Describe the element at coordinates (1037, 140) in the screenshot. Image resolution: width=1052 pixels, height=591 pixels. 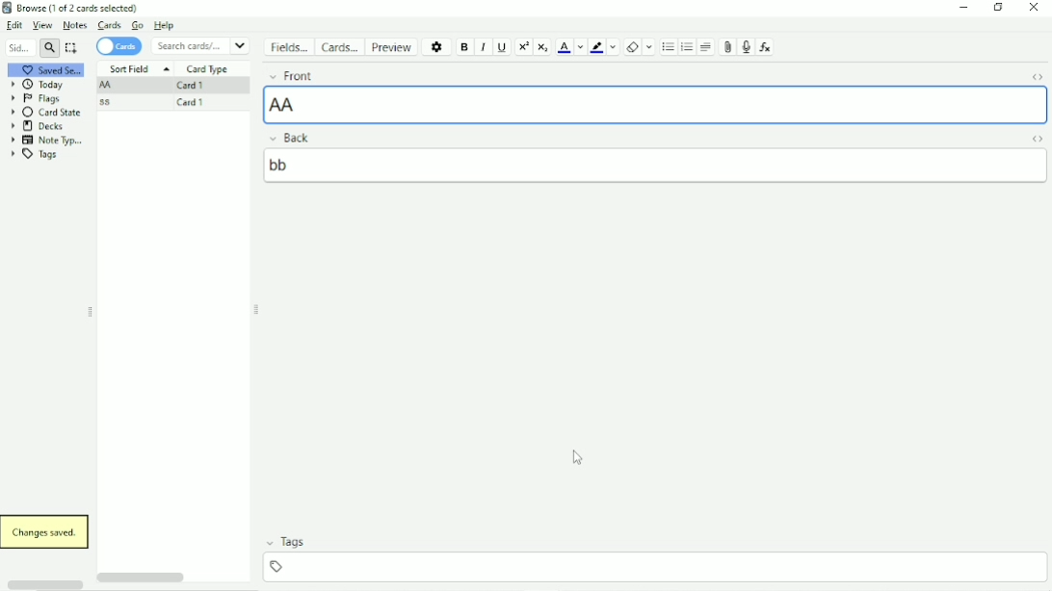
I see `Toggle HTML Editor` at that location.